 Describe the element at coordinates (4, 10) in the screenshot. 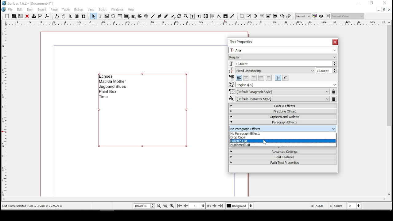

I see `logo` at that location.